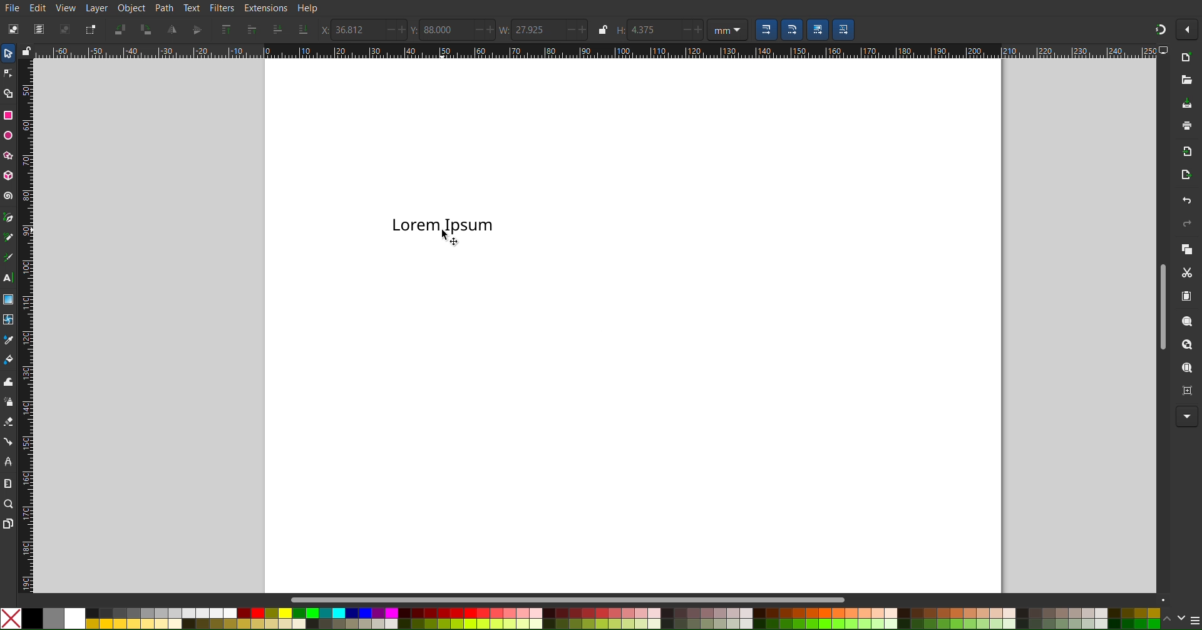 The image size is (1202, 630). What do you see at coordinates (766, 29) in the screenshot?
I see `Scaling Objects settings` at bounding box center [766, 29].